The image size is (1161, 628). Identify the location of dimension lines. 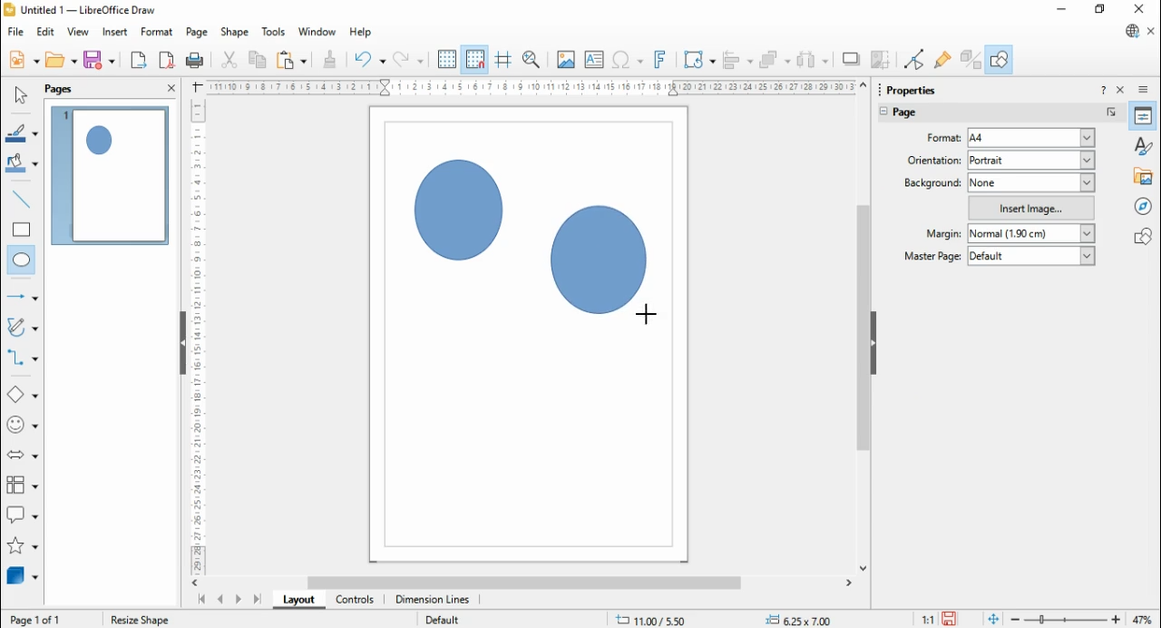
(434, 600).